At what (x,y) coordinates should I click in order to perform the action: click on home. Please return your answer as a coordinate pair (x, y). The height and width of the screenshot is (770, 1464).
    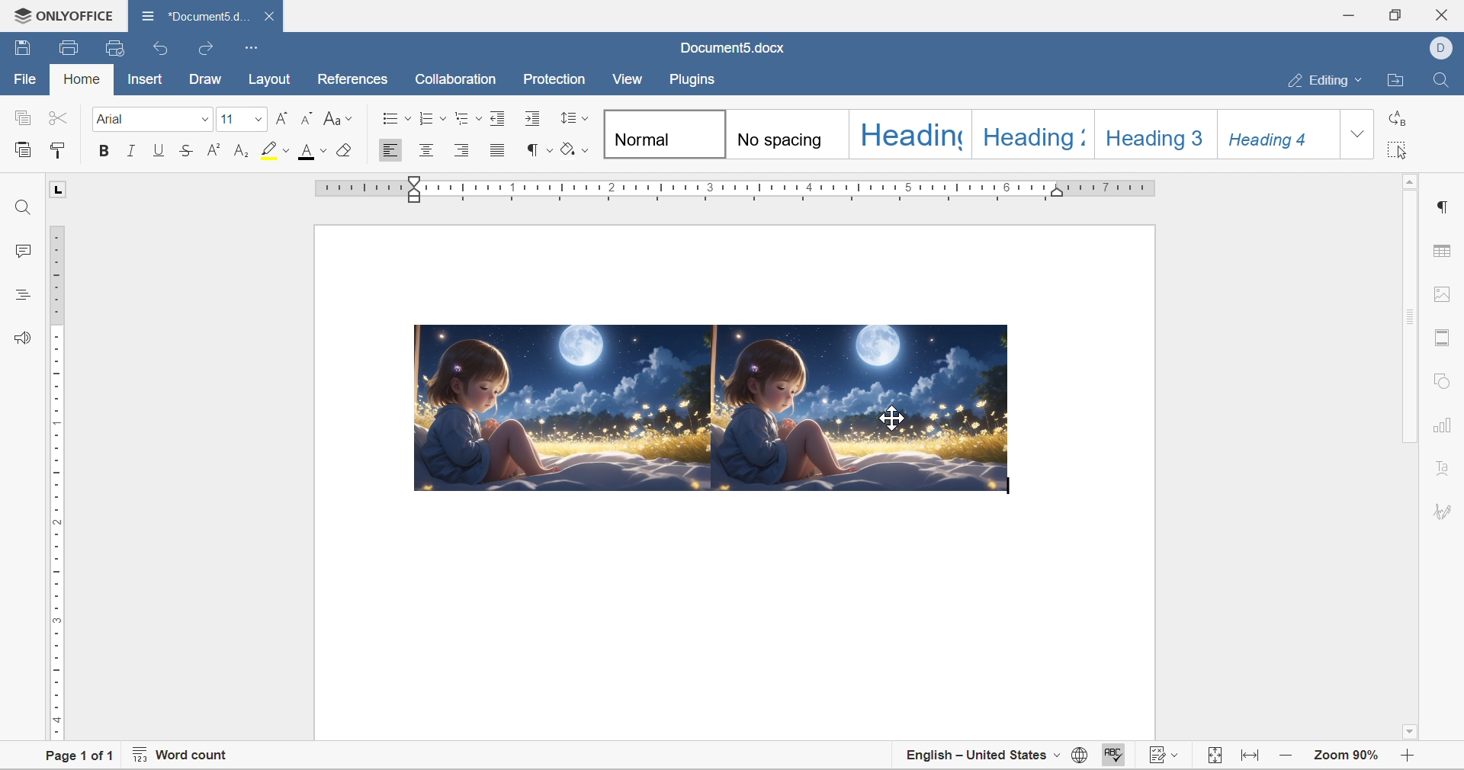
    Looking at the image, I should click on (80, 78).